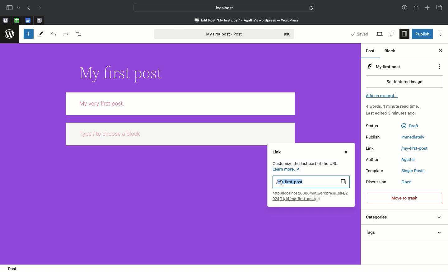 Image resolution: width=448 pixels, height=272 pixels. What do you see at coordinates (404, 198) in the screenshot?
I see `Move to trash` at bounding box center [404, 198].